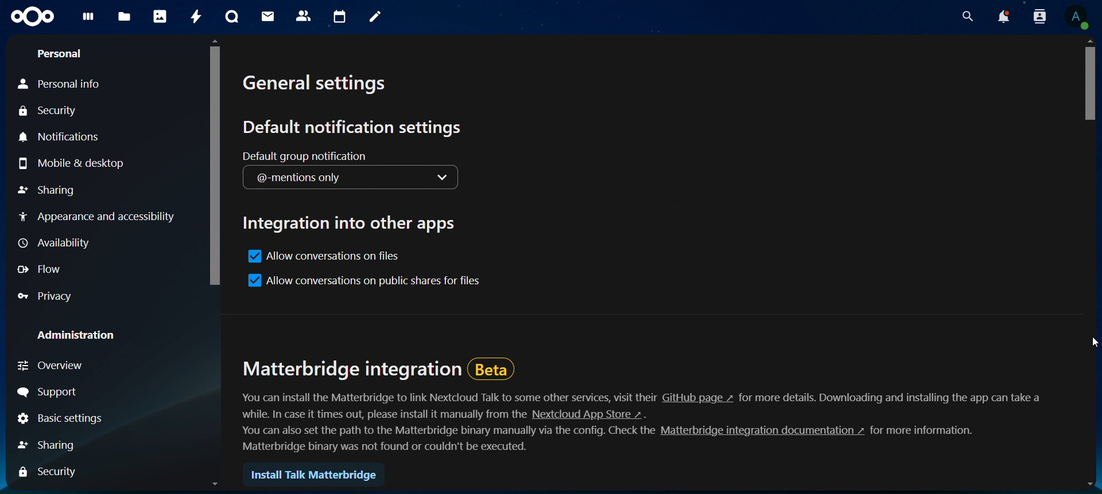 The width and height of the screenshot is (1102, 494). I want to click on text, so click(386, 414).